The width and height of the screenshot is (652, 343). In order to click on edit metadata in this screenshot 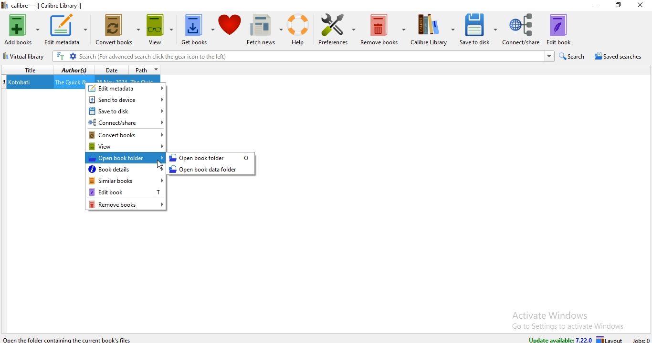, I will do `click(66, 29)`.